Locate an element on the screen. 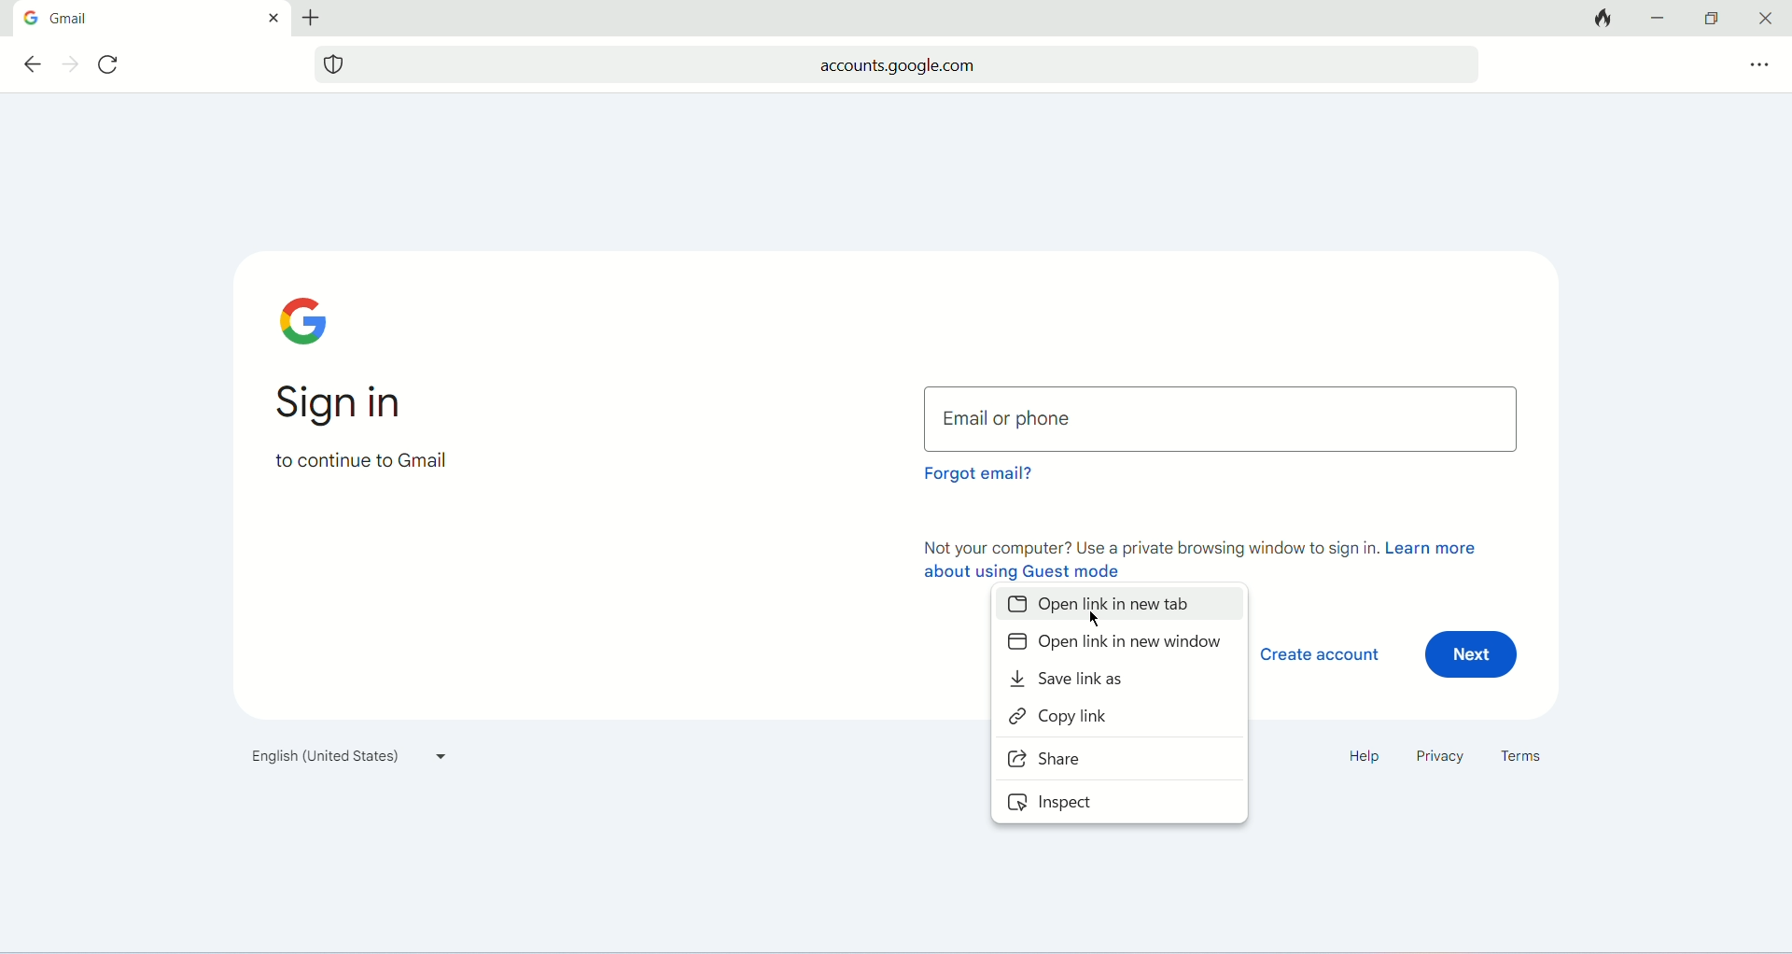 The width and height of the screenshot is (1792, 954). add tab is located at coordinates (316, 18).